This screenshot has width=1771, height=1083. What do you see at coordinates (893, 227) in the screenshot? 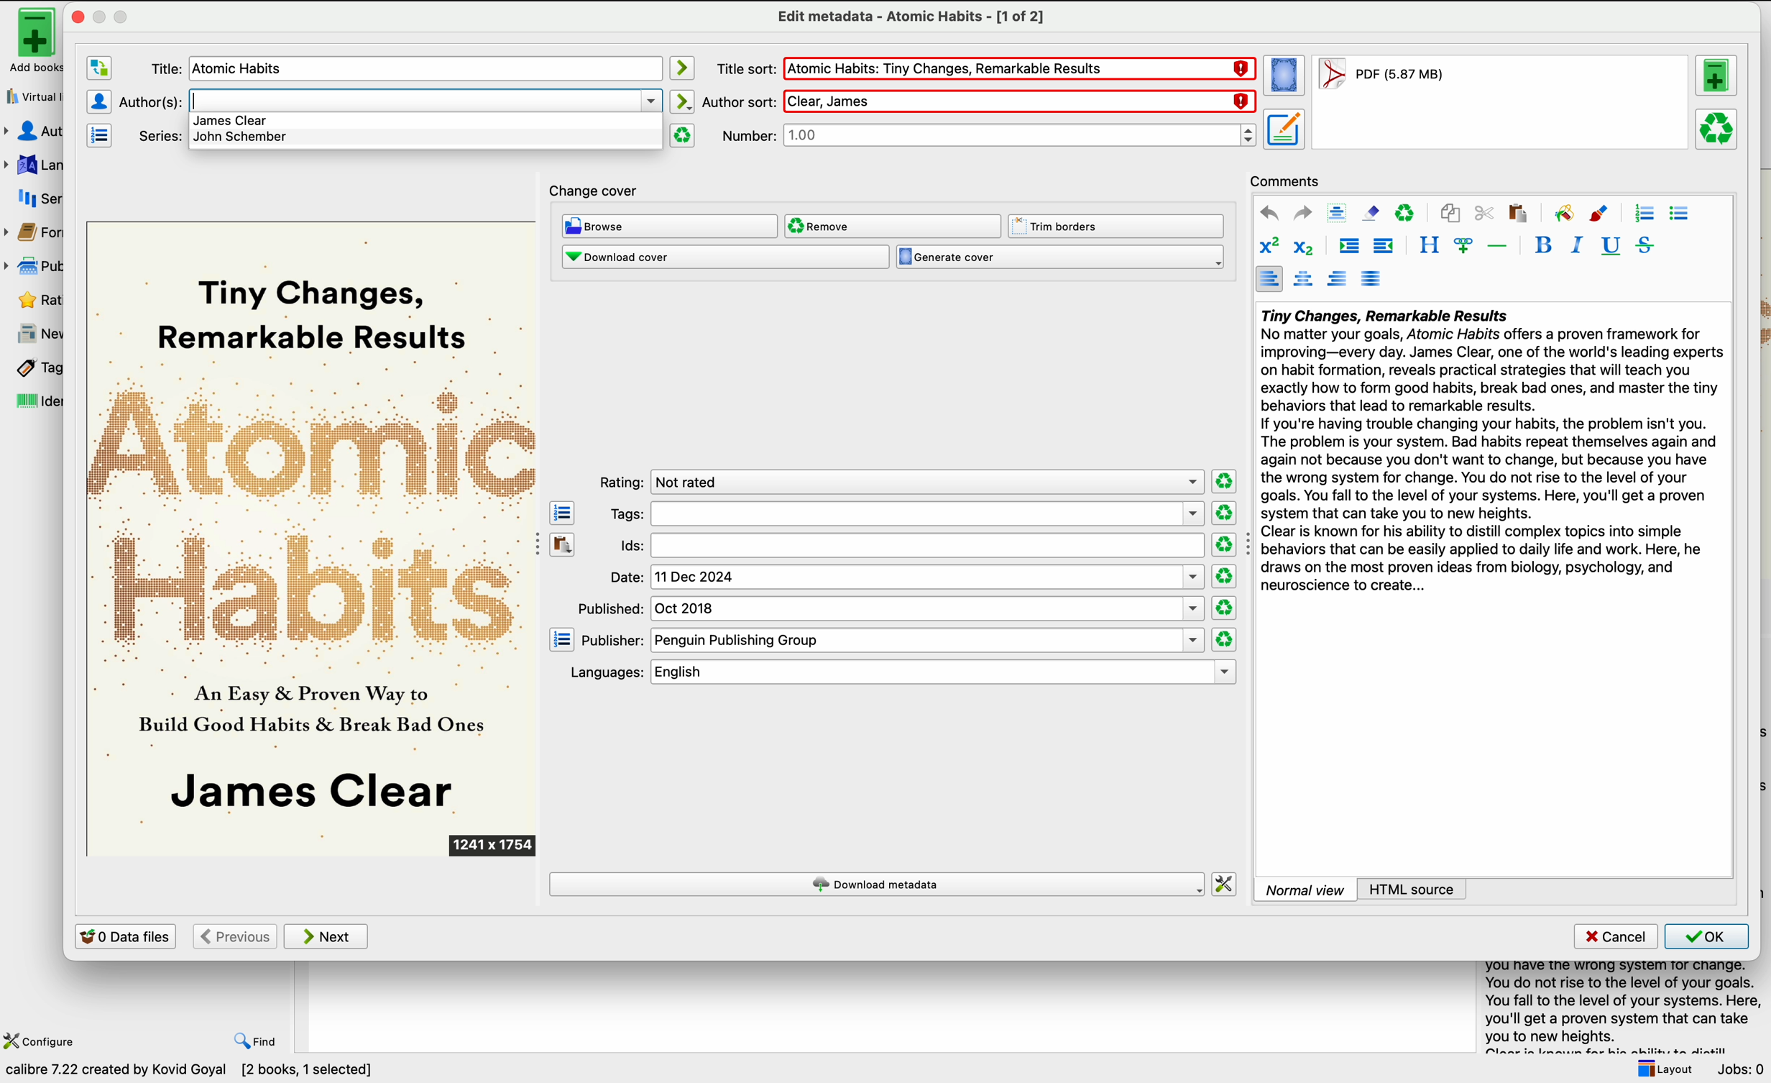
I see `remove` at bounding box center [893, 227].